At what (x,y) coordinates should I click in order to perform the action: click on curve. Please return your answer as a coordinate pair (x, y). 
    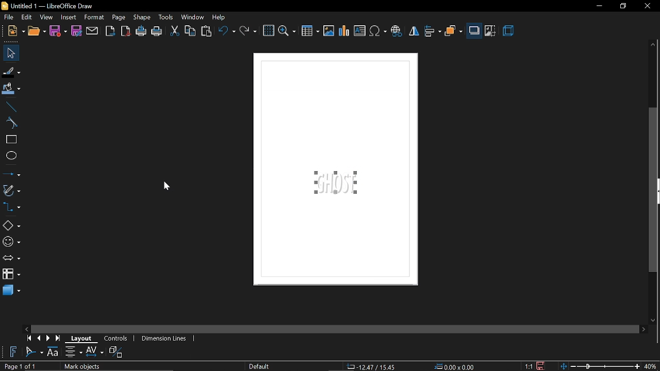
    Looking at the image, I should click on (9, 124).